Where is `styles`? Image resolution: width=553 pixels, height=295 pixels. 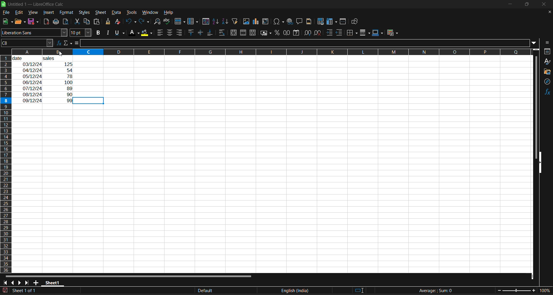
styles is located at coordinates (84, 13).